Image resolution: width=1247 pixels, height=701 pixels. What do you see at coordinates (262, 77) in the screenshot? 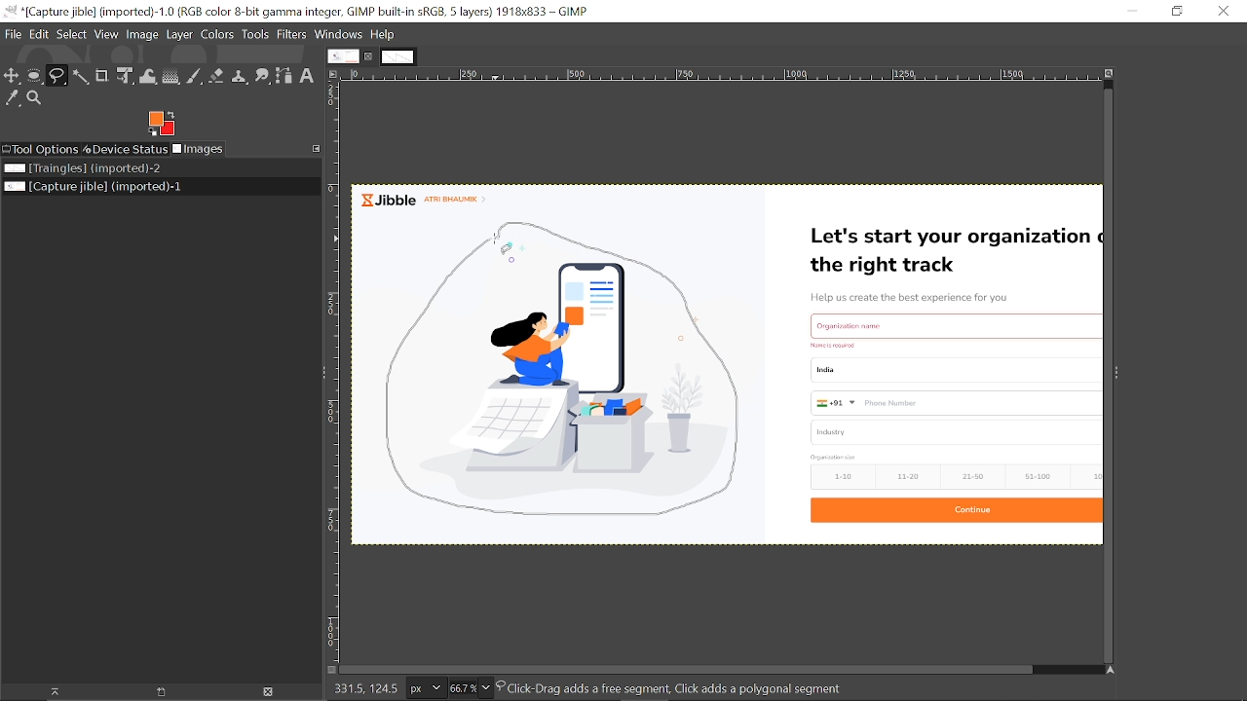
I see `Smudge tool` at bounding box center [262, 77].